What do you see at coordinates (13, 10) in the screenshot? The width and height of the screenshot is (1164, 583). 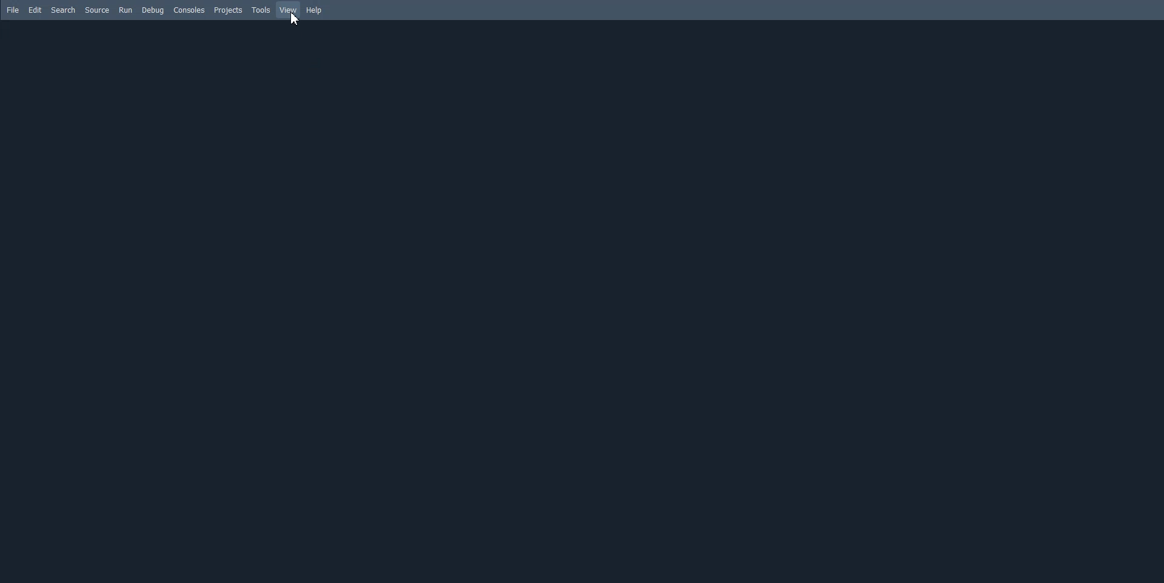 I see `File` at bounding box center [13, 10].